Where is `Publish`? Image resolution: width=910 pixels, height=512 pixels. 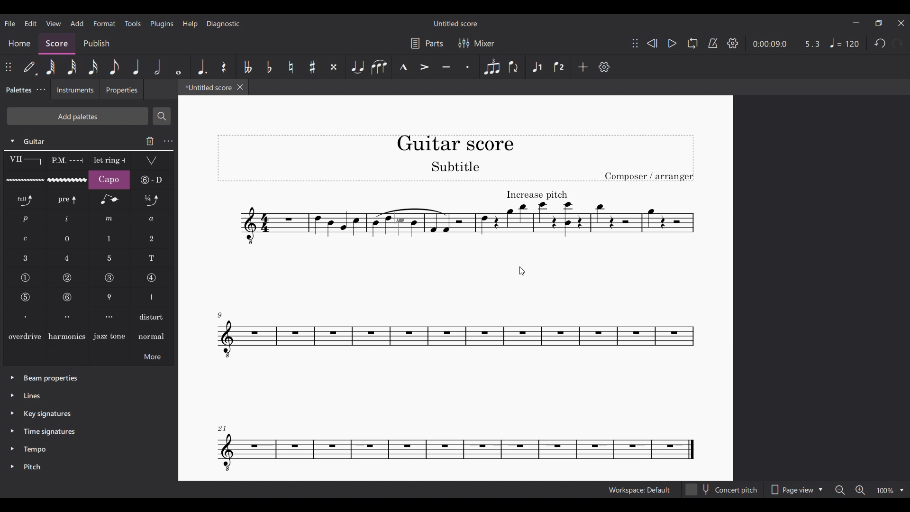 Publish is located at coordinates (97, 44).